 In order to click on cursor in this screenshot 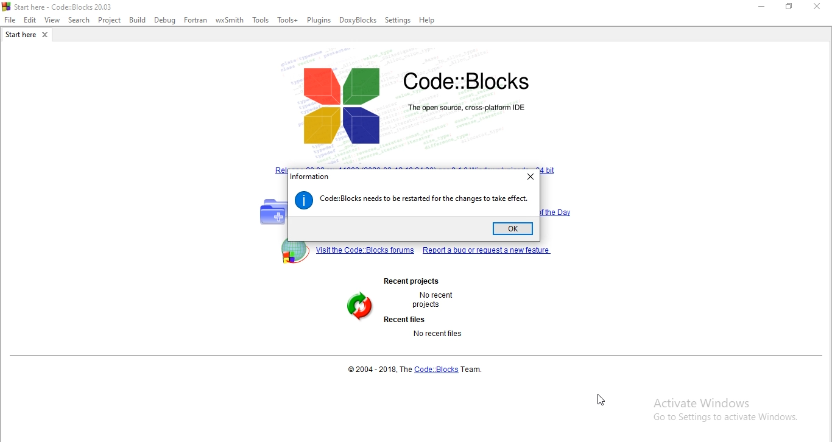, I will do `click(601, 400)`.